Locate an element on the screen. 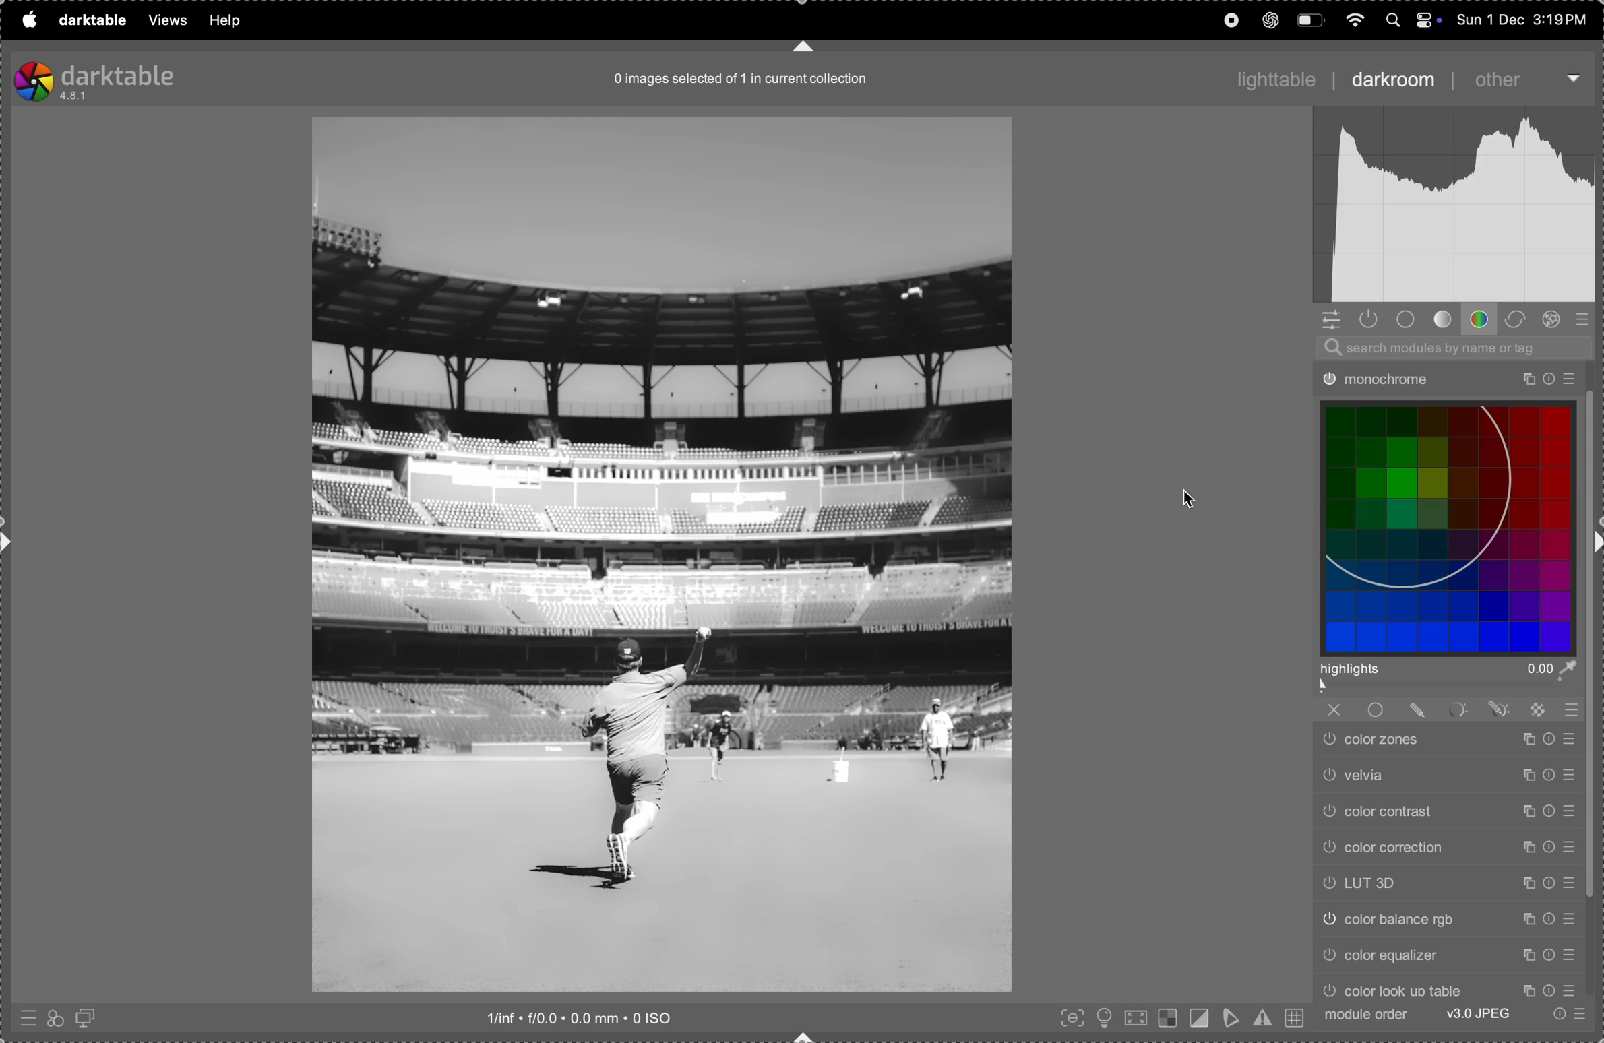 The image size is (1604, 1043). darktable is located at coordinates (96, 77).